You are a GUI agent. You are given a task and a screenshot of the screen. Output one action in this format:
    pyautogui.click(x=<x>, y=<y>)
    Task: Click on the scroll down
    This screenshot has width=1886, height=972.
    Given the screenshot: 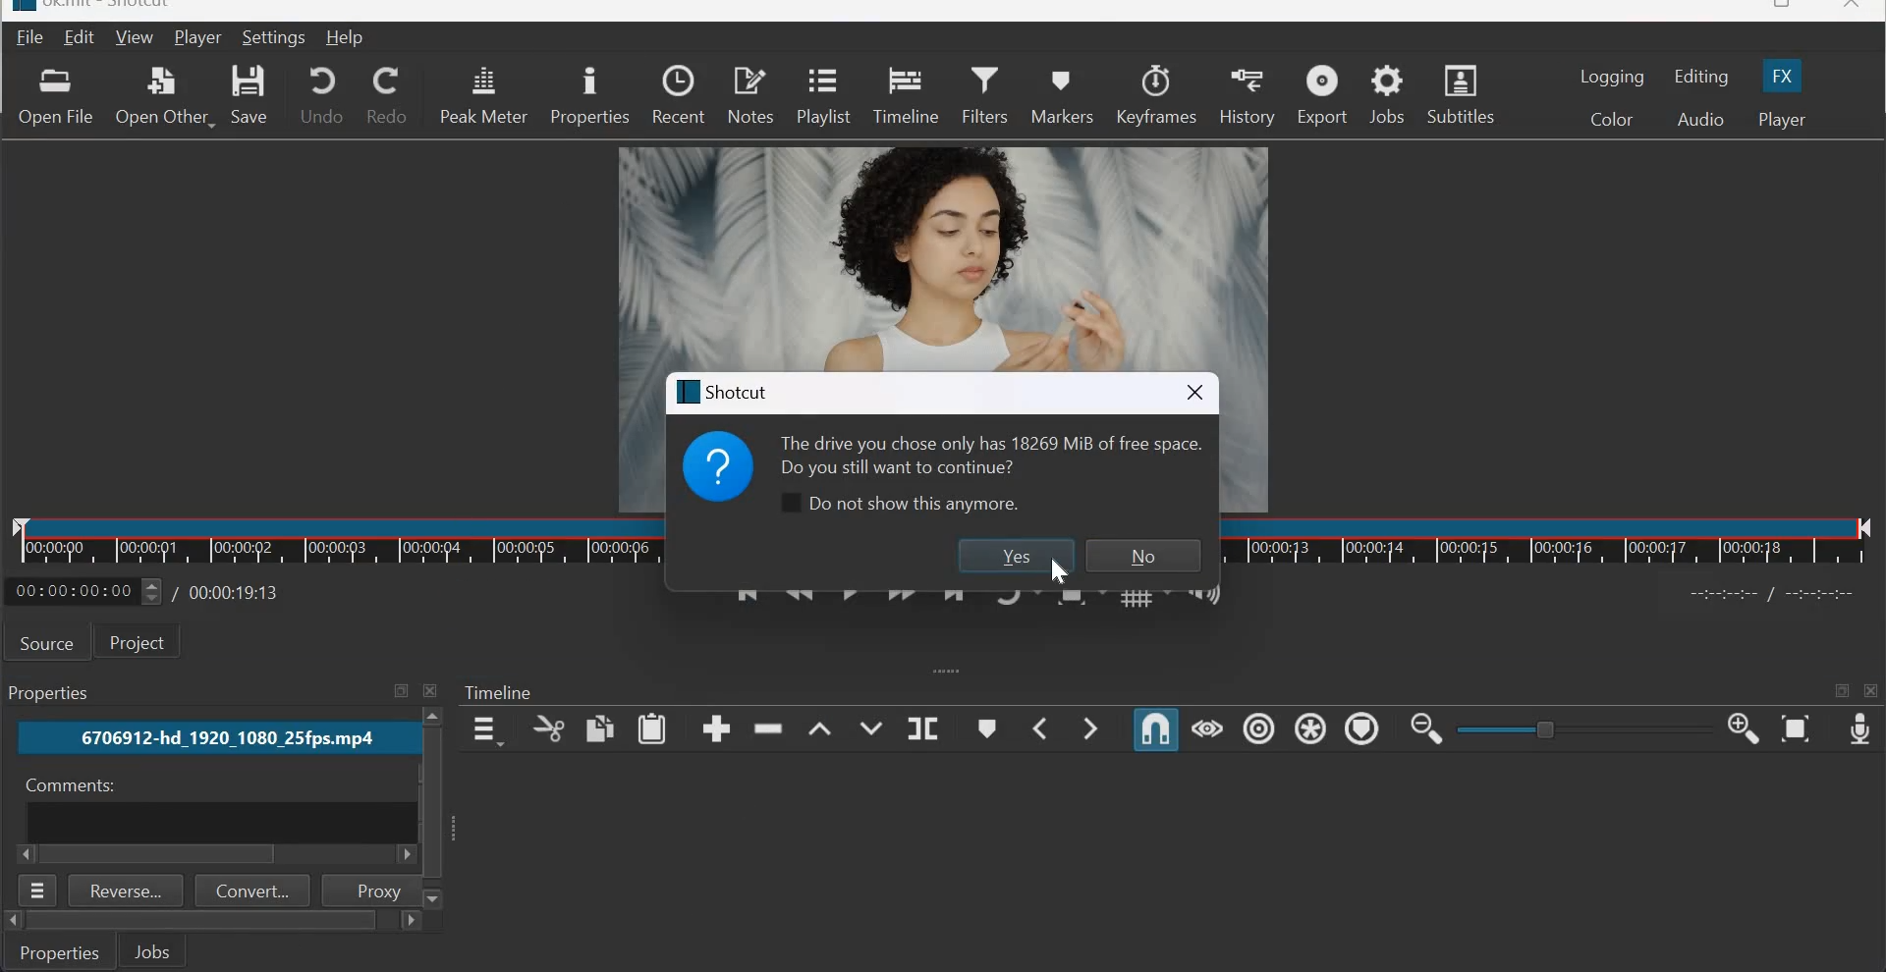 What is the action you would take?
    pyautogui.click(x=435, y=898)
    